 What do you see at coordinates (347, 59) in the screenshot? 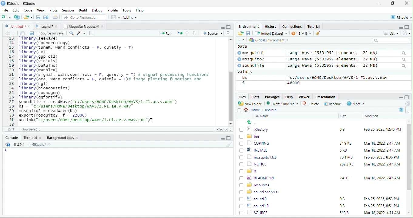
I see `Large wave (550139372 elements, JZ MB)` at bounding box center [347, 59].